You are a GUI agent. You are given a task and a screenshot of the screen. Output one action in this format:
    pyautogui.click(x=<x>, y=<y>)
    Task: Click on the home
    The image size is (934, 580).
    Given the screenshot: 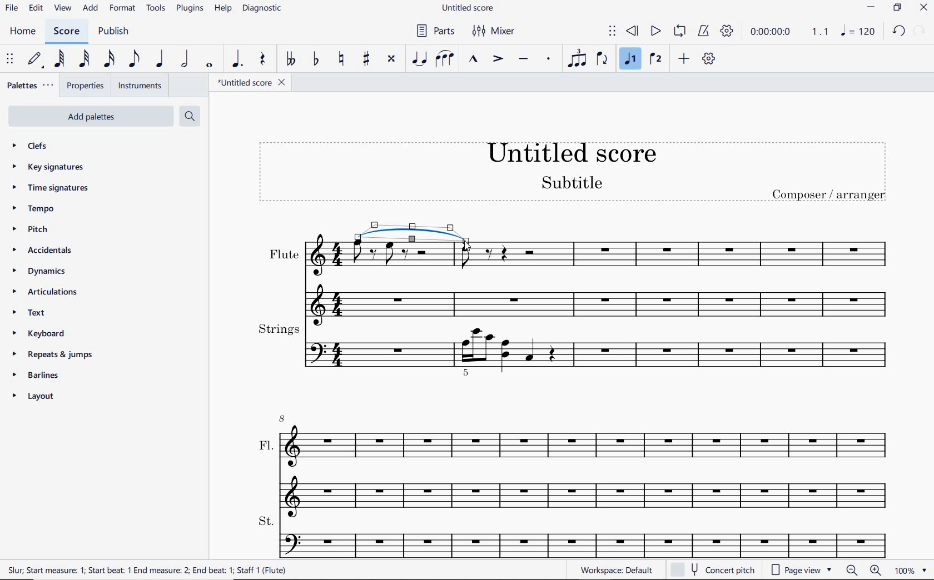 What is the action you would take?
    pyautogui.click(x=24, y=32)
    